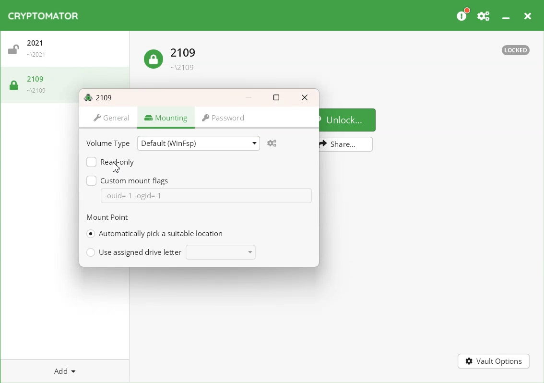 The image size is (544, 383). What do you see at coordinates (133, 195) in the screenshot?
I see `Text` at bounding box center [133, 195].